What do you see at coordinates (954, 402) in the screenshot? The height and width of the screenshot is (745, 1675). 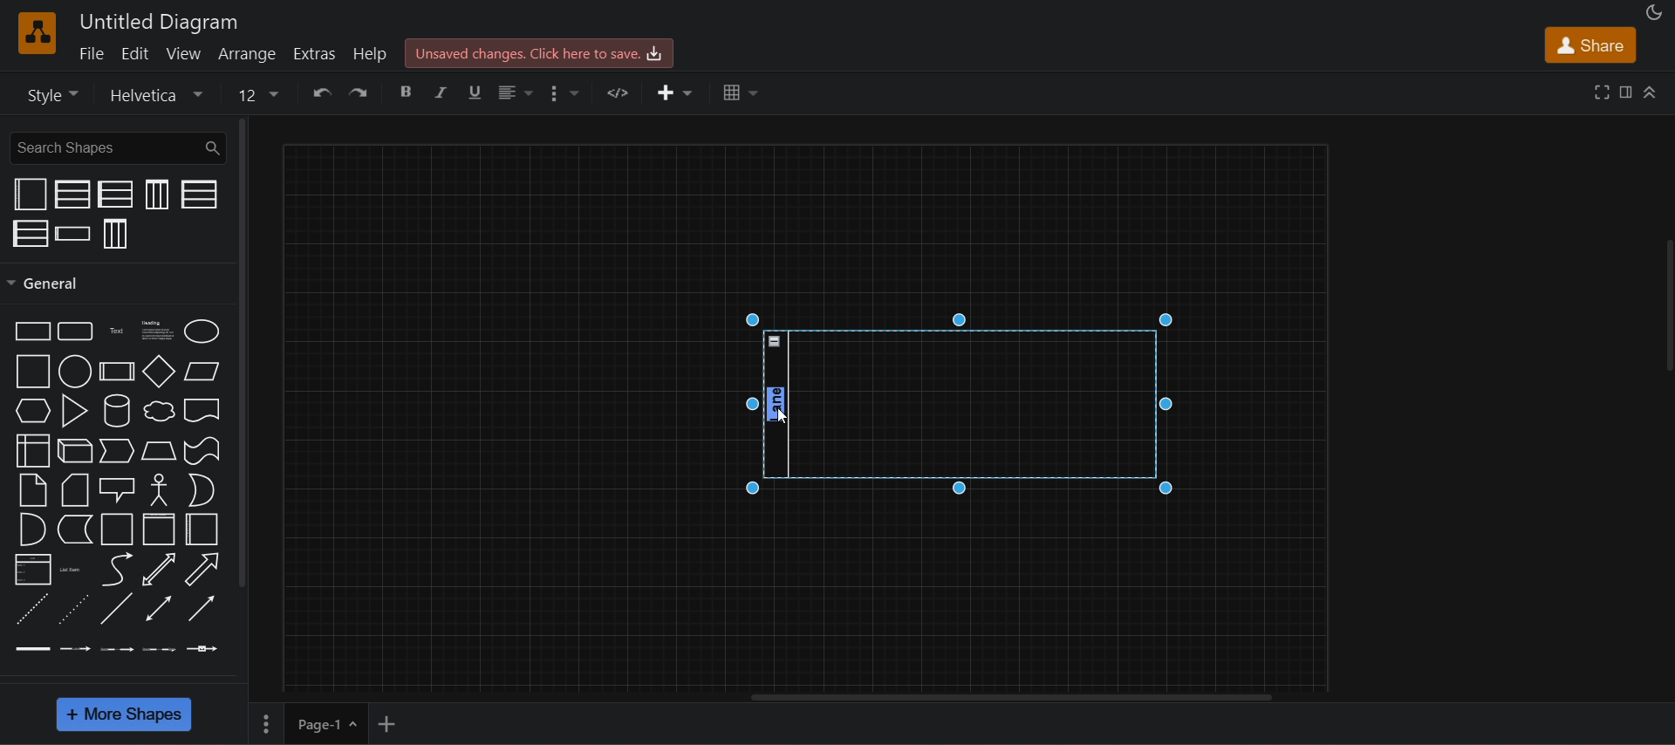 I see `horizontal swim lane` at bounding box center [954, 402].